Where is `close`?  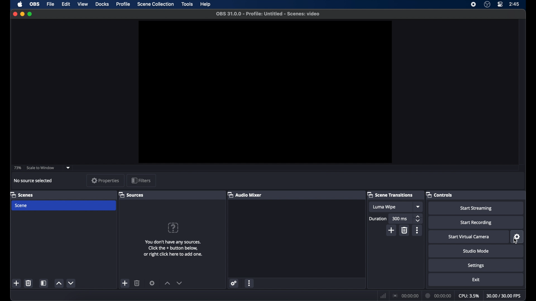 close is located at coordinates (15, 14).